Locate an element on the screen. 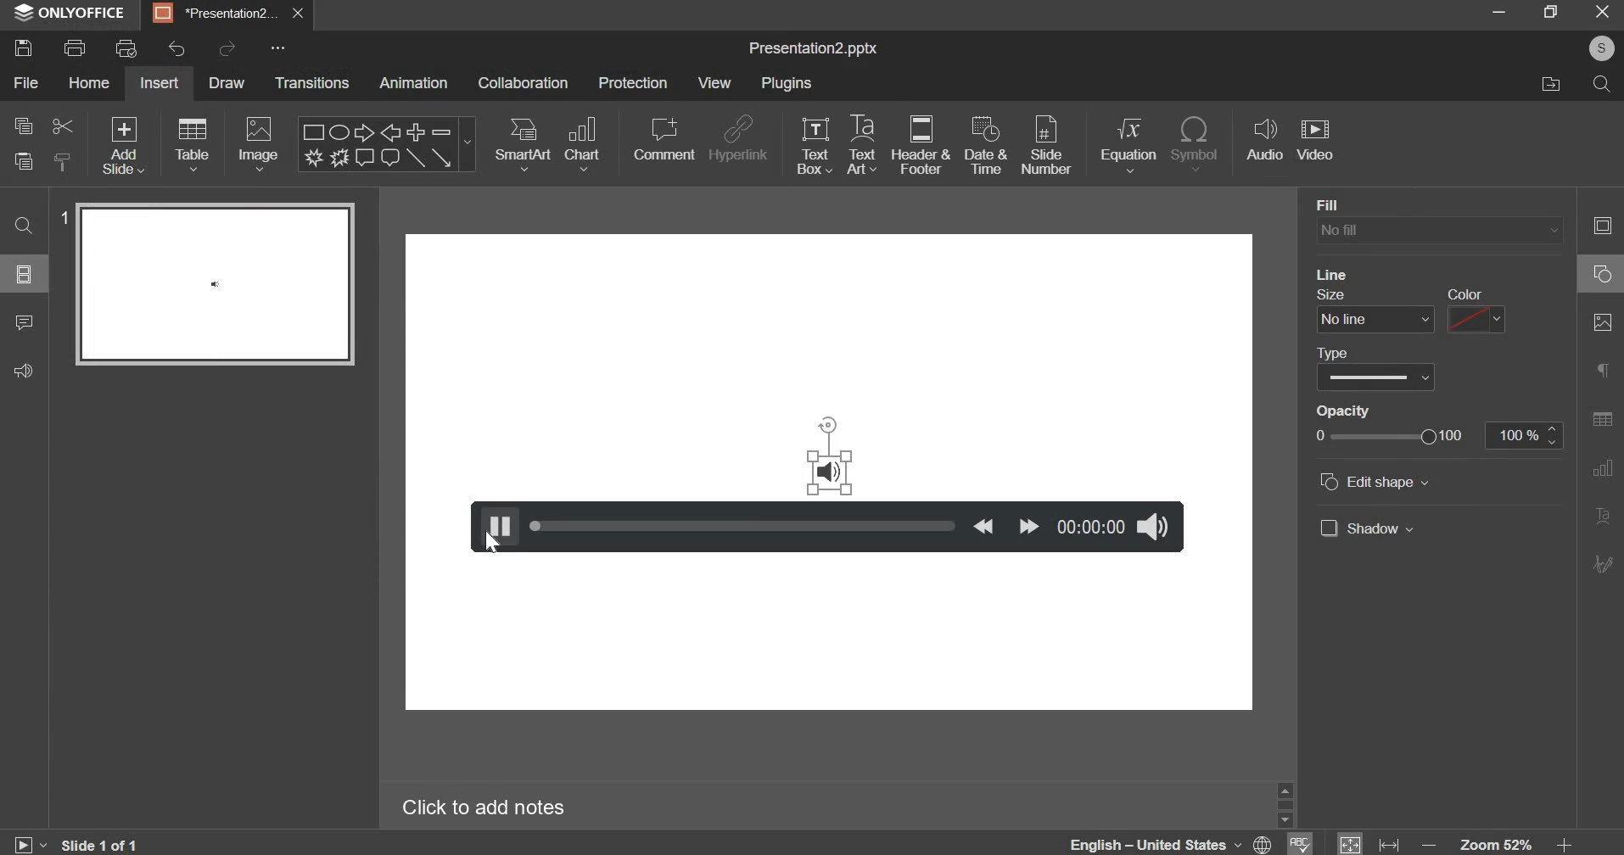 Image resolution: width=1624 pixels, height=855 pixels. save is located at coordinates (29, 45).